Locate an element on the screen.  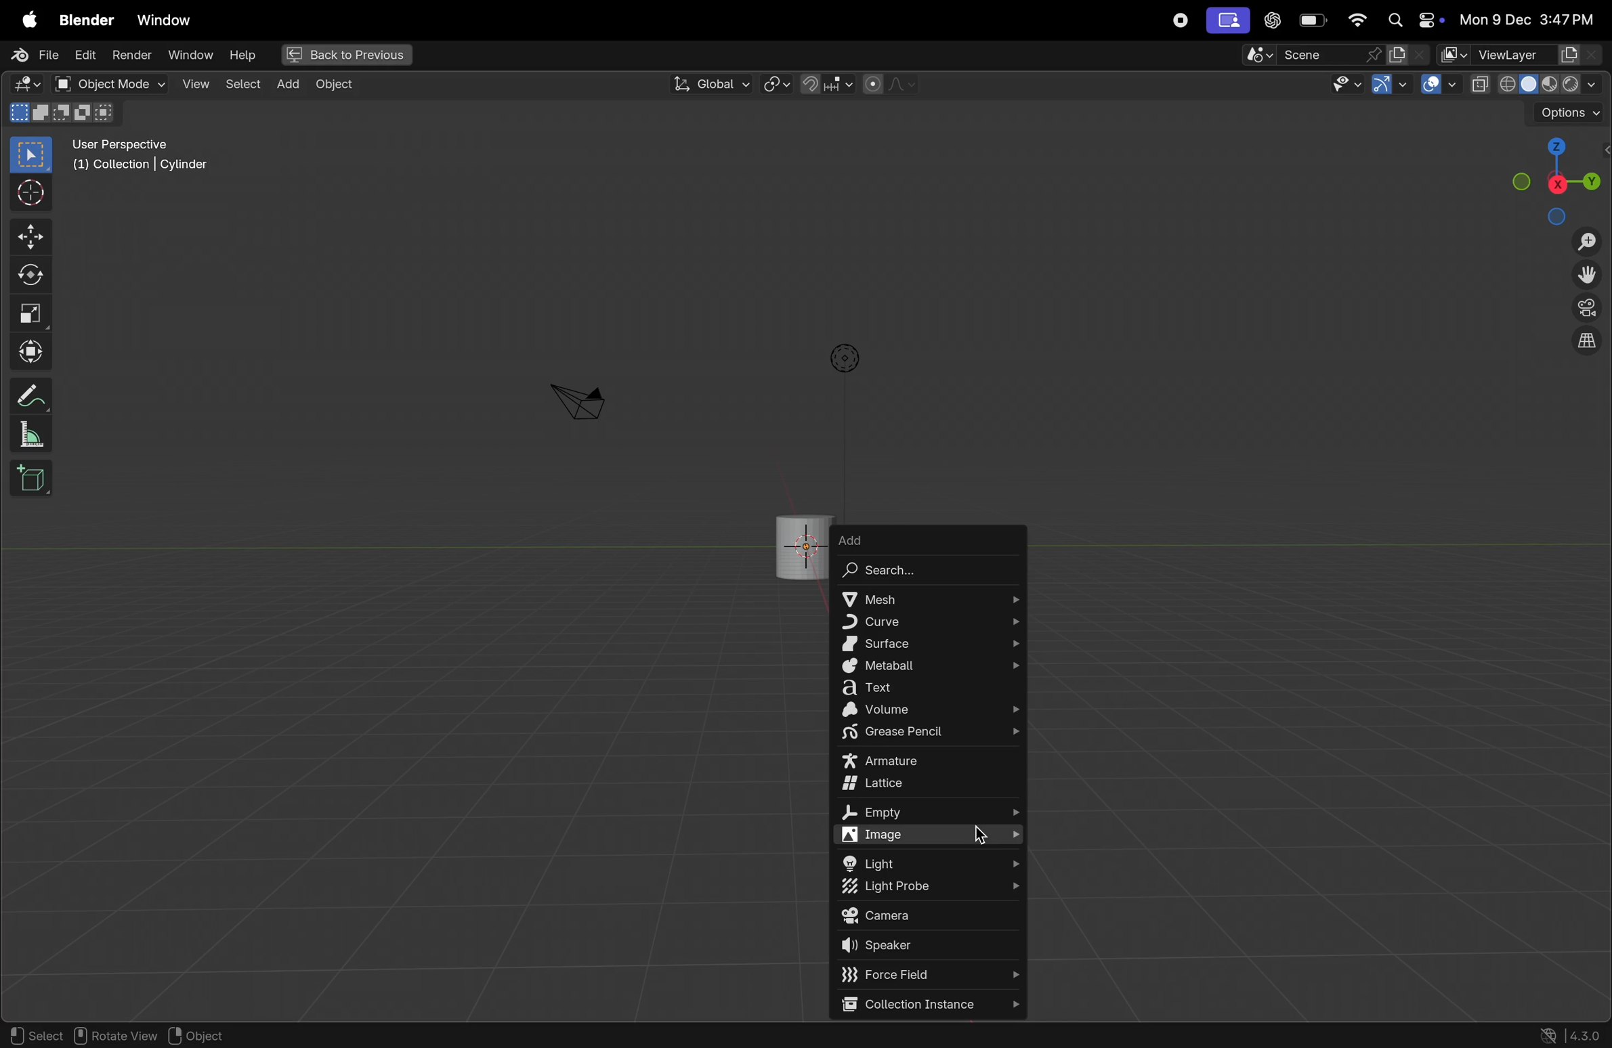
camera is located at coordinates (928, 916).